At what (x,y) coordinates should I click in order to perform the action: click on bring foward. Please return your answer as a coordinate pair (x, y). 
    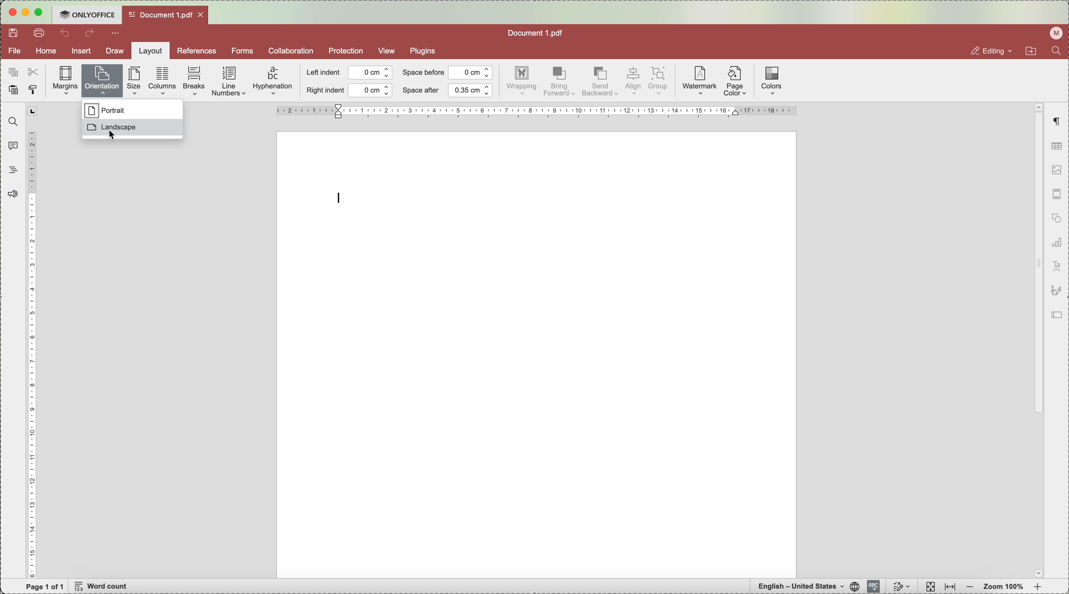
    Looking at the image, I should click on (560, 82).